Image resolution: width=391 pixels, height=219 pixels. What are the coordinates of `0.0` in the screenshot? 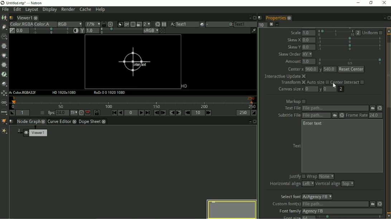 It's located at (309, 47).